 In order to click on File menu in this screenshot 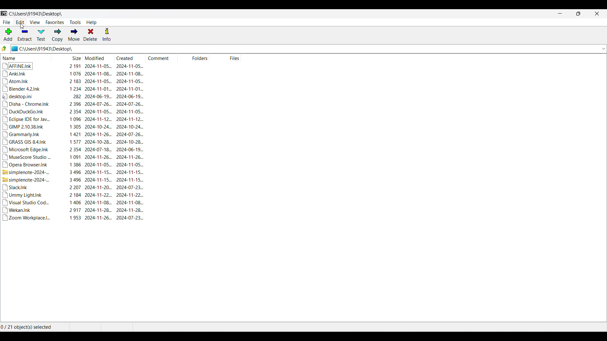, I will do `click(7, 22)`.